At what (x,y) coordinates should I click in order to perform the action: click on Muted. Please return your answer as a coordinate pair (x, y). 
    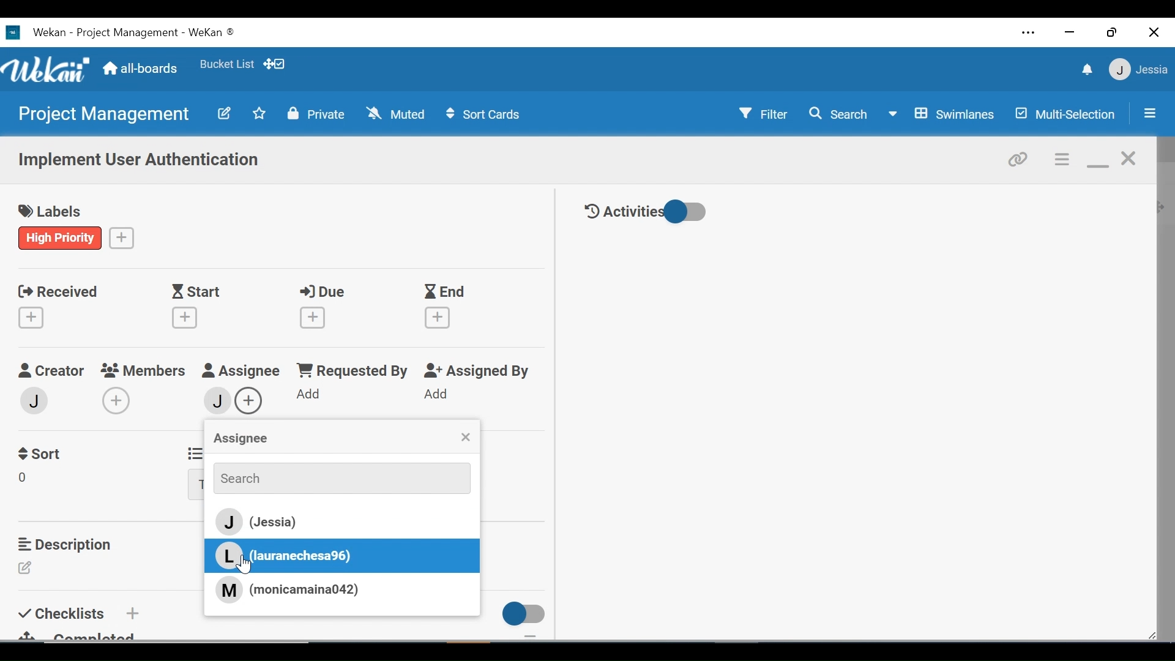
    Looking at the image, I should click on (398, 113).